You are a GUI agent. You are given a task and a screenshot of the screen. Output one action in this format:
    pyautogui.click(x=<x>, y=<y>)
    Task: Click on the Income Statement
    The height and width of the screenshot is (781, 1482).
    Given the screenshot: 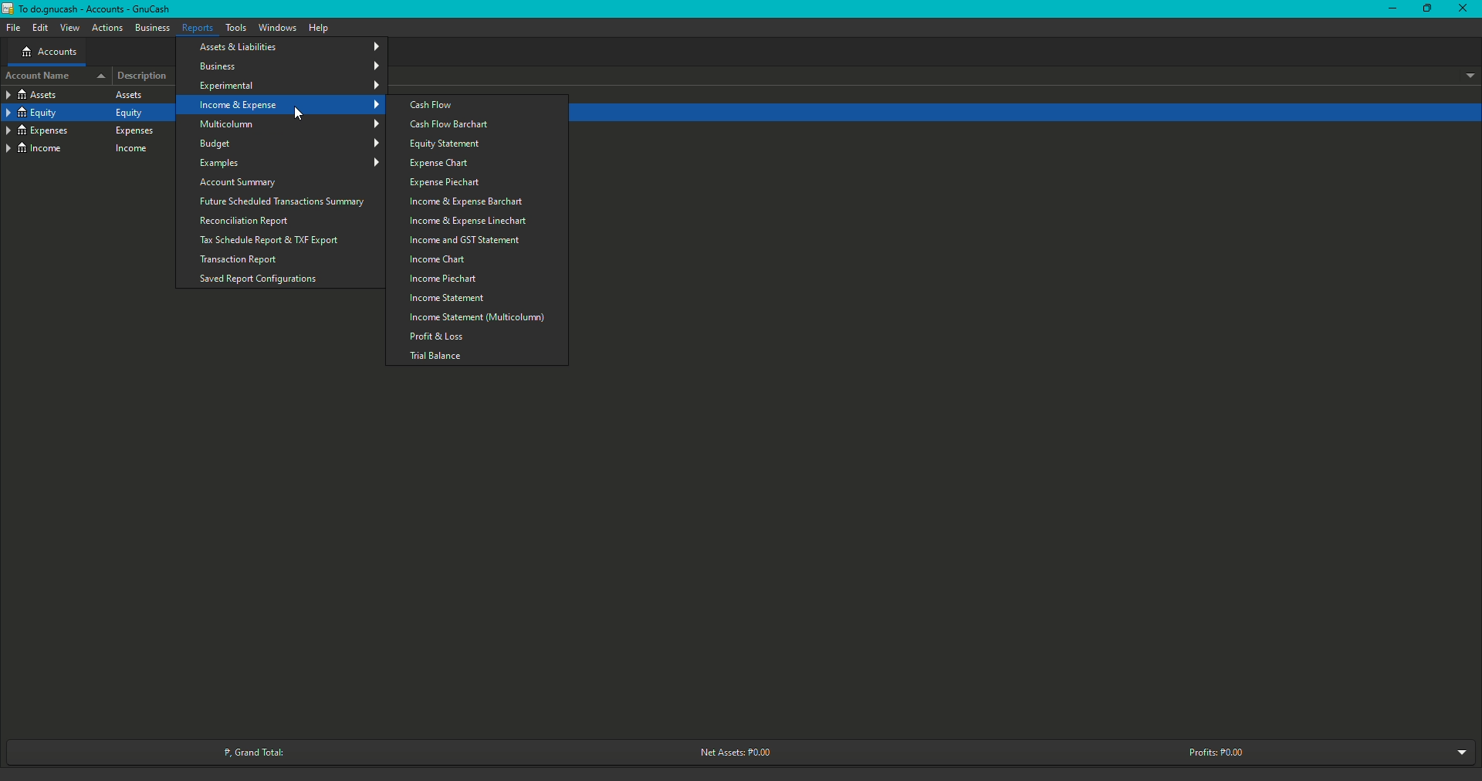 What is the action you would take?
    pyautogui.click(x=449, y=299)
    